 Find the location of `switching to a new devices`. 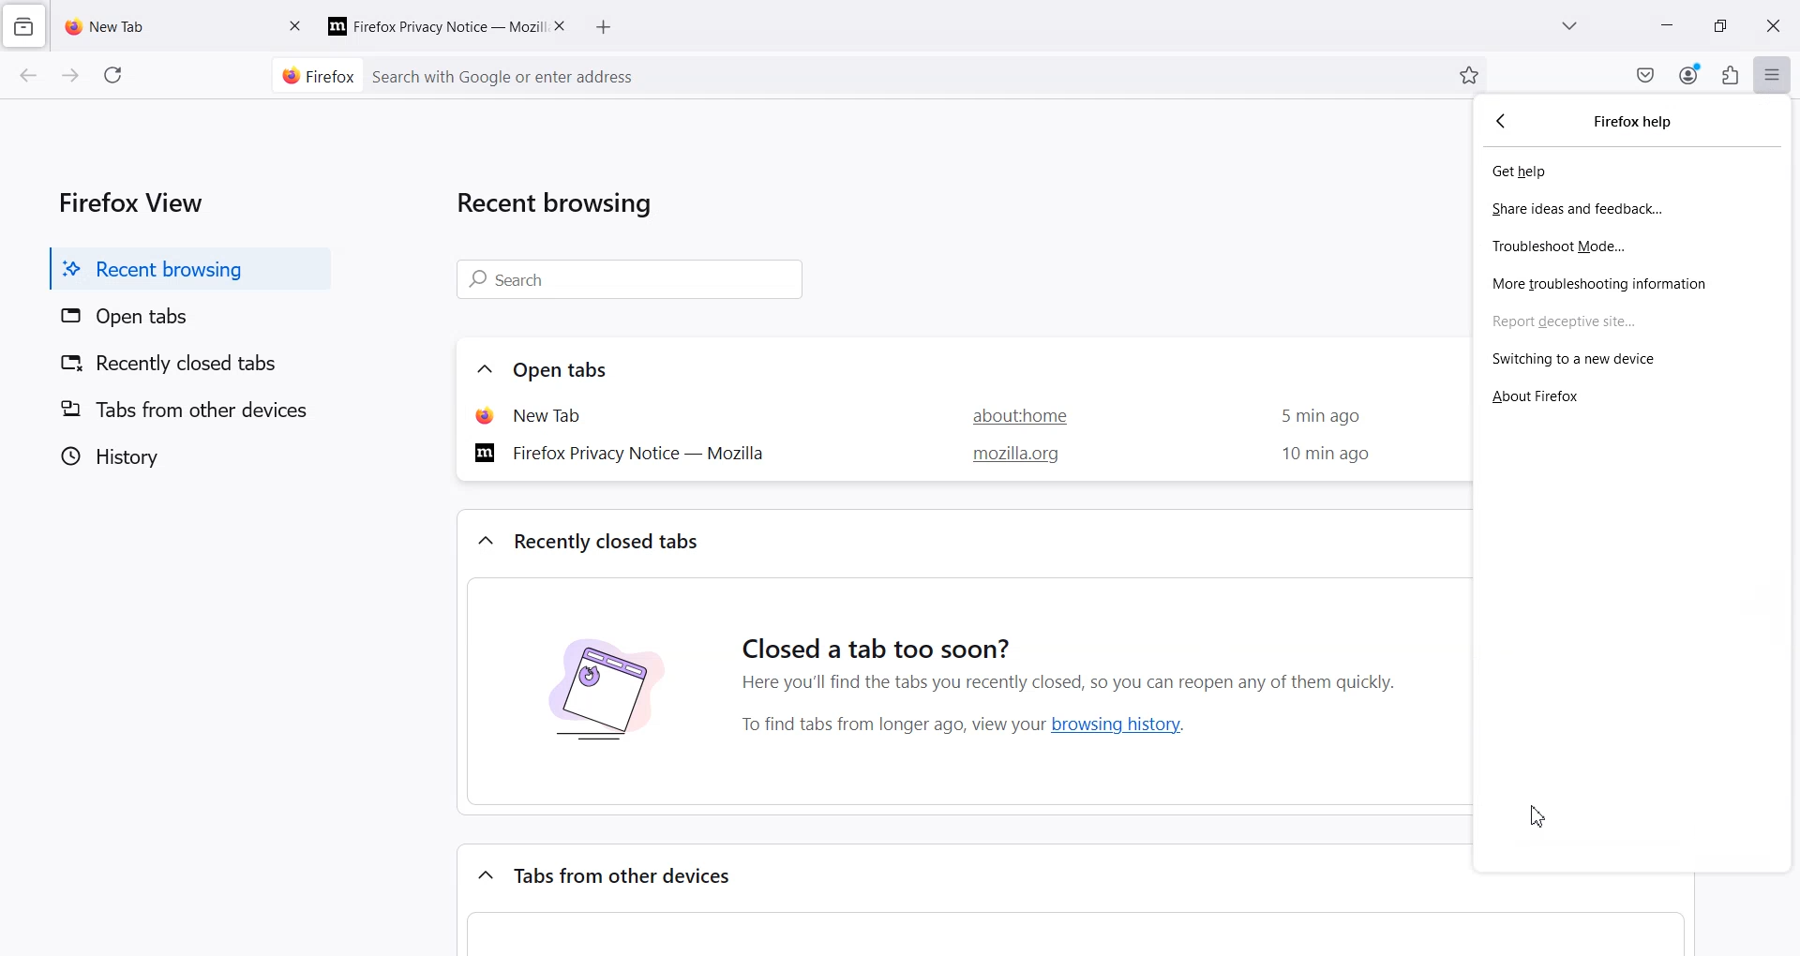

switching to a new devices is located at coordinates (1632, 359).